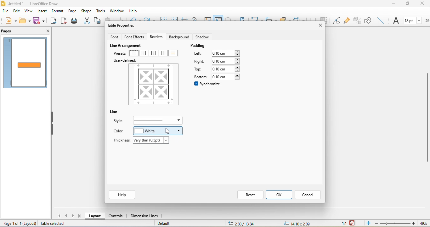 The width and height of the screenshot is (430, 227). I want to click on font effects, so click(134, 36).